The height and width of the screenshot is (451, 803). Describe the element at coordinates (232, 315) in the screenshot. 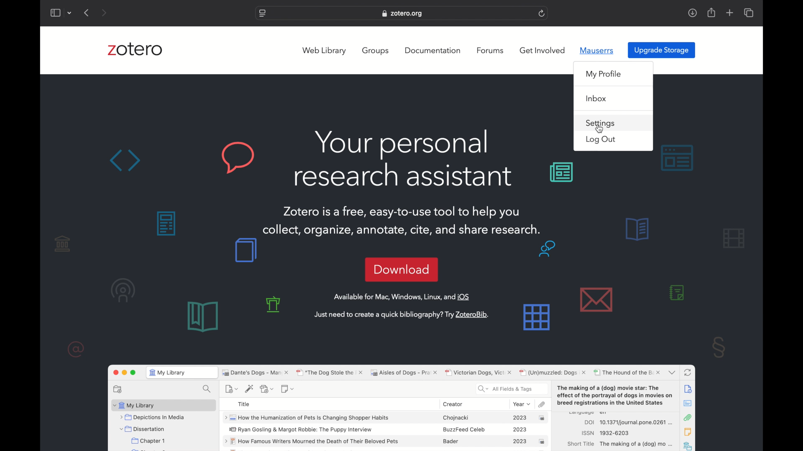

I see `background graphics` at that location.